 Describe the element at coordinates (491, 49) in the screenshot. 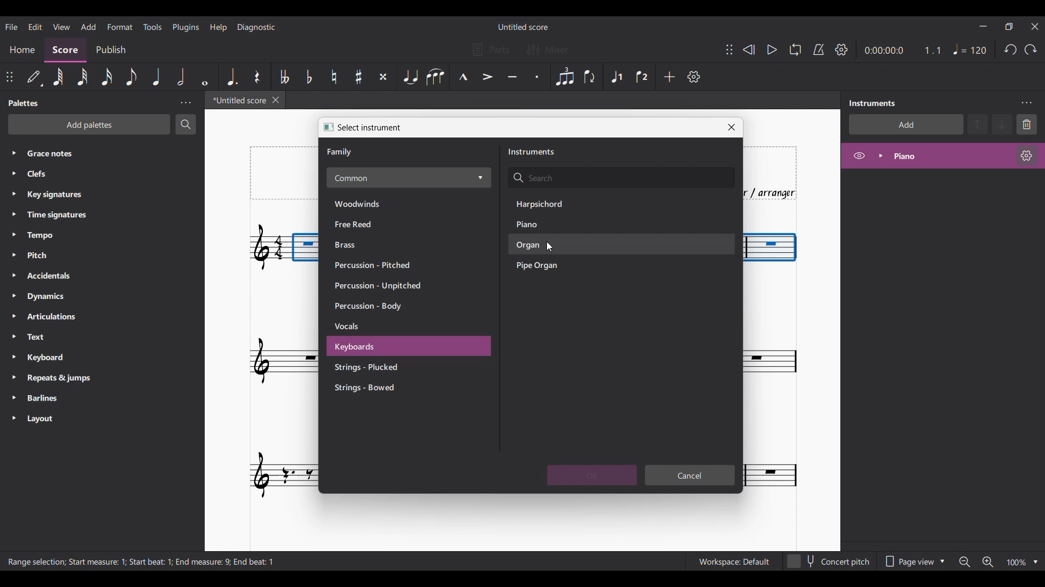

I see `Parts` at that location.